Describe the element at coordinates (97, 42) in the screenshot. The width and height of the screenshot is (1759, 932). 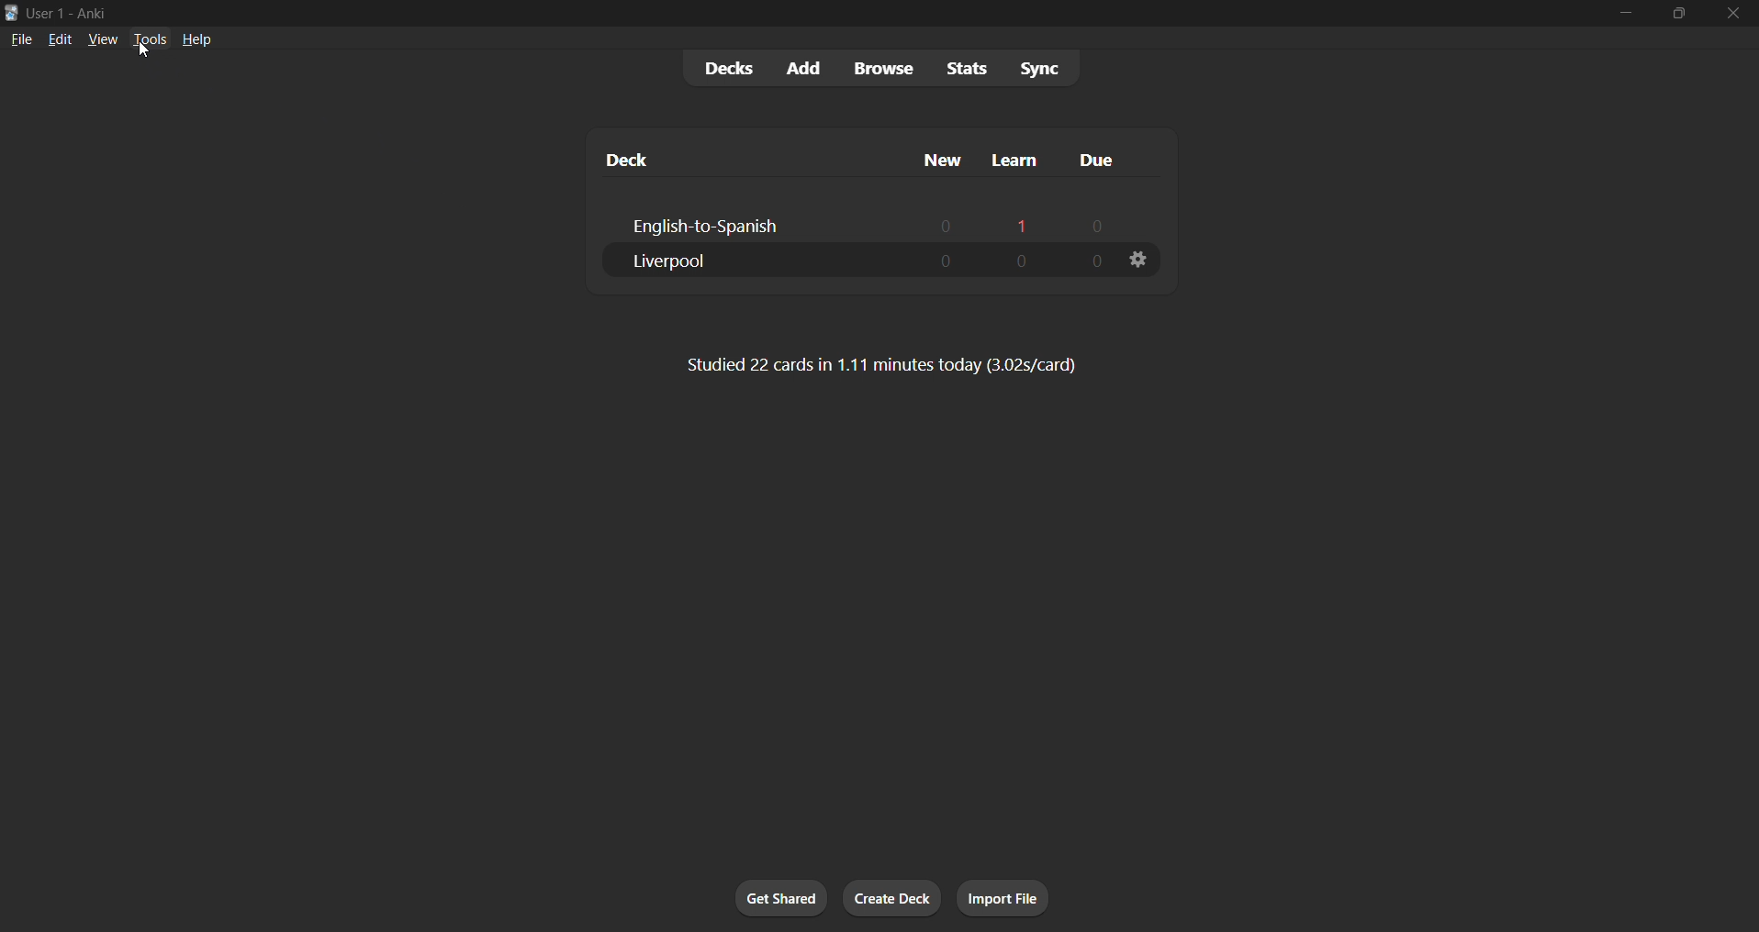
I see `view` at that location.